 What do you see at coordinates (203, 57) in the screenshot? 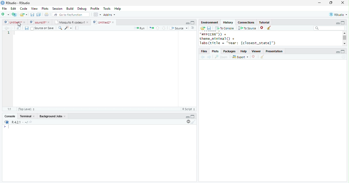
I see `back` at bounding box center [203, 57].